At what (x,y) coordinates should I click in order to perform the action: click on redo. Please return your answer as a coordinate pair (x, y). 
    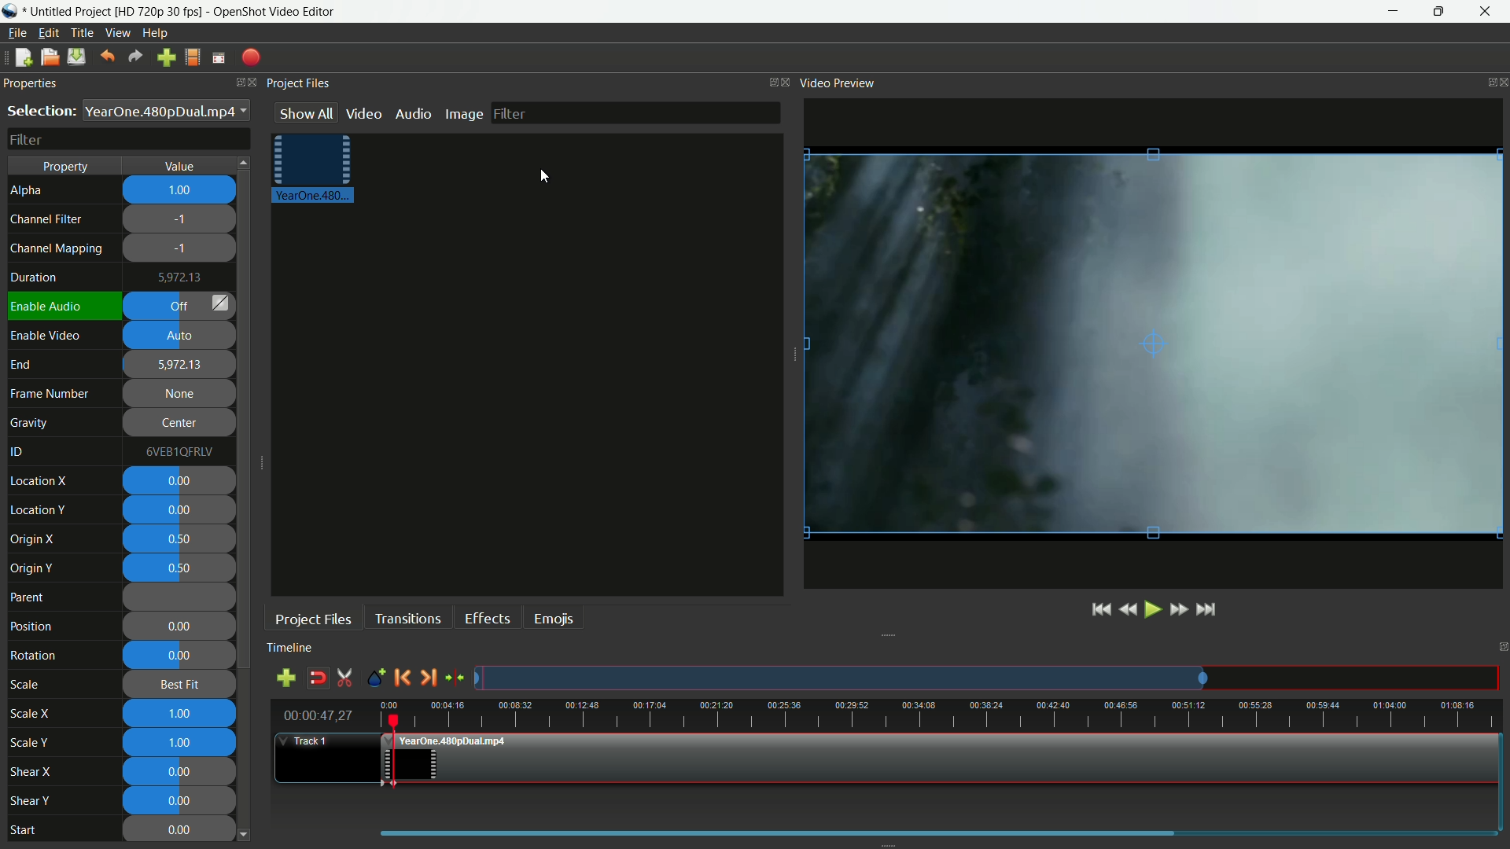
    Looking at the image, I should click on (135, 57).